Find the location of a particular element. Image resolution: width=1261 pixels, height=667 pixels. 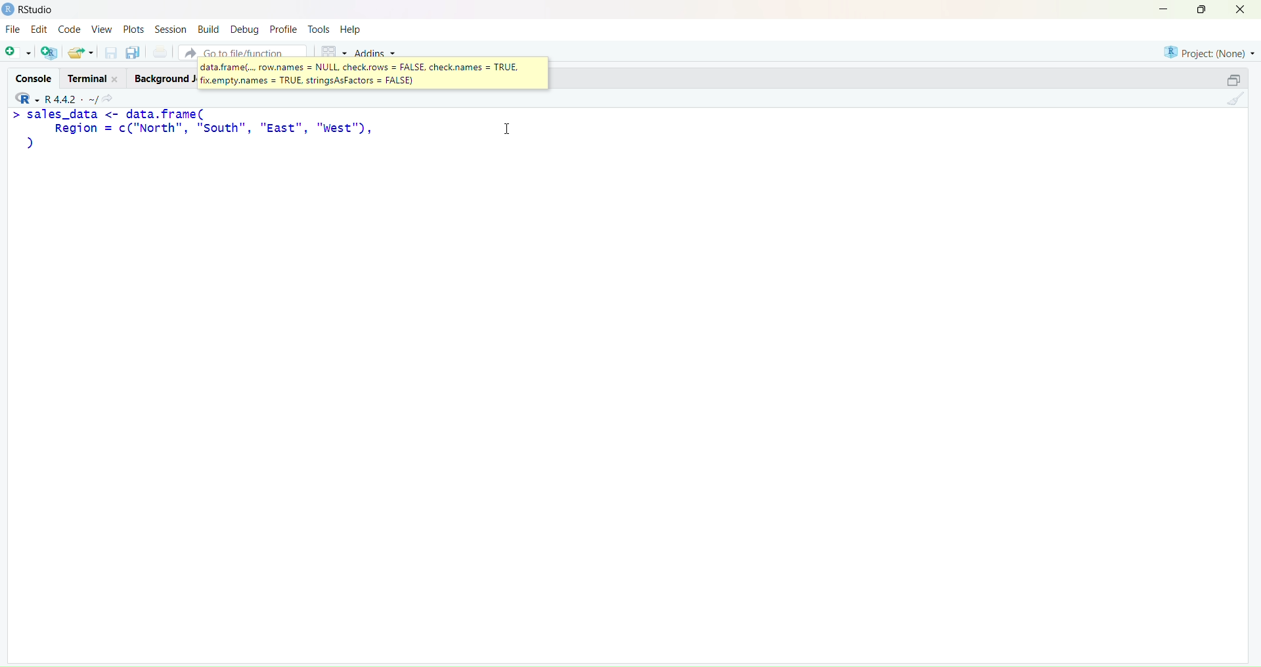

- R442 - ~/ is located at coordinates (73, 97).